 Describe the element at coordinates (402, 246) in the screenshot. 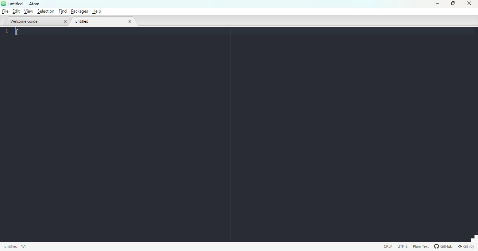

I see `this file uses UTF-8 encoding` at that location.